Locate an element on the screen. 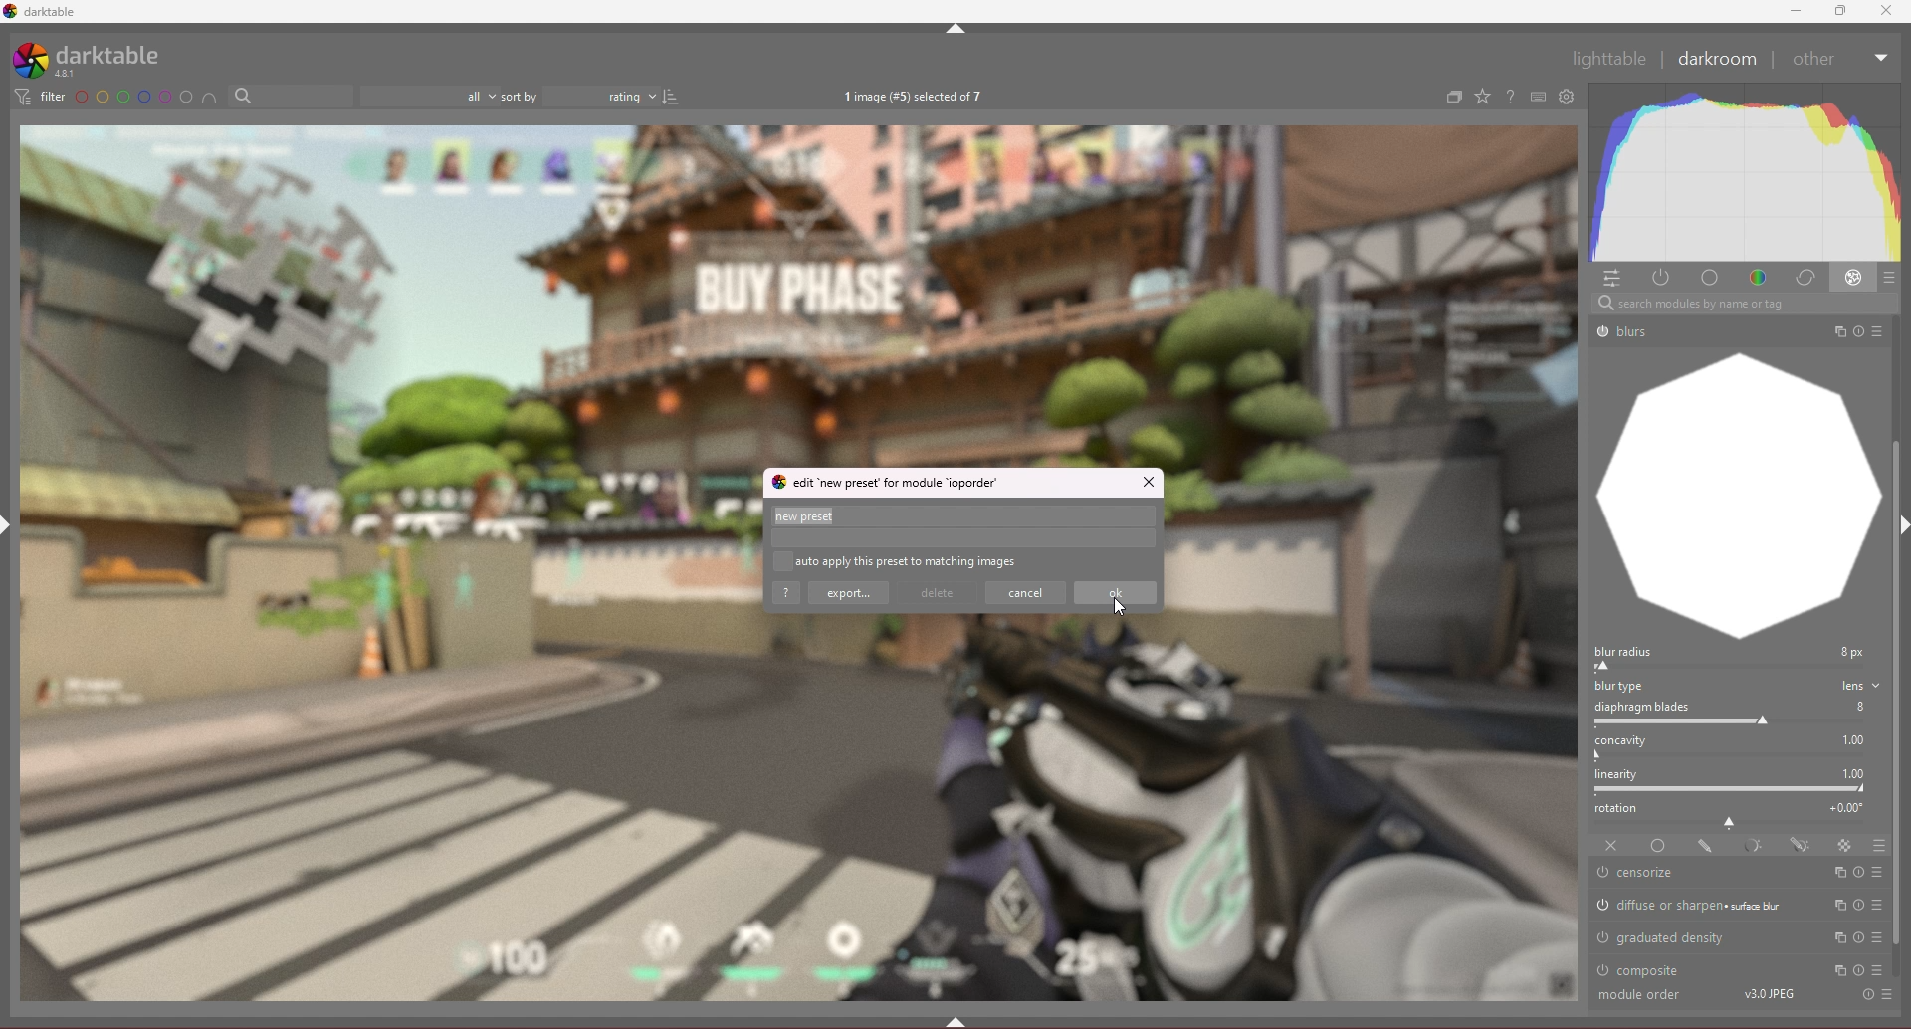  cursor description is located at coordinates (1882, 967).